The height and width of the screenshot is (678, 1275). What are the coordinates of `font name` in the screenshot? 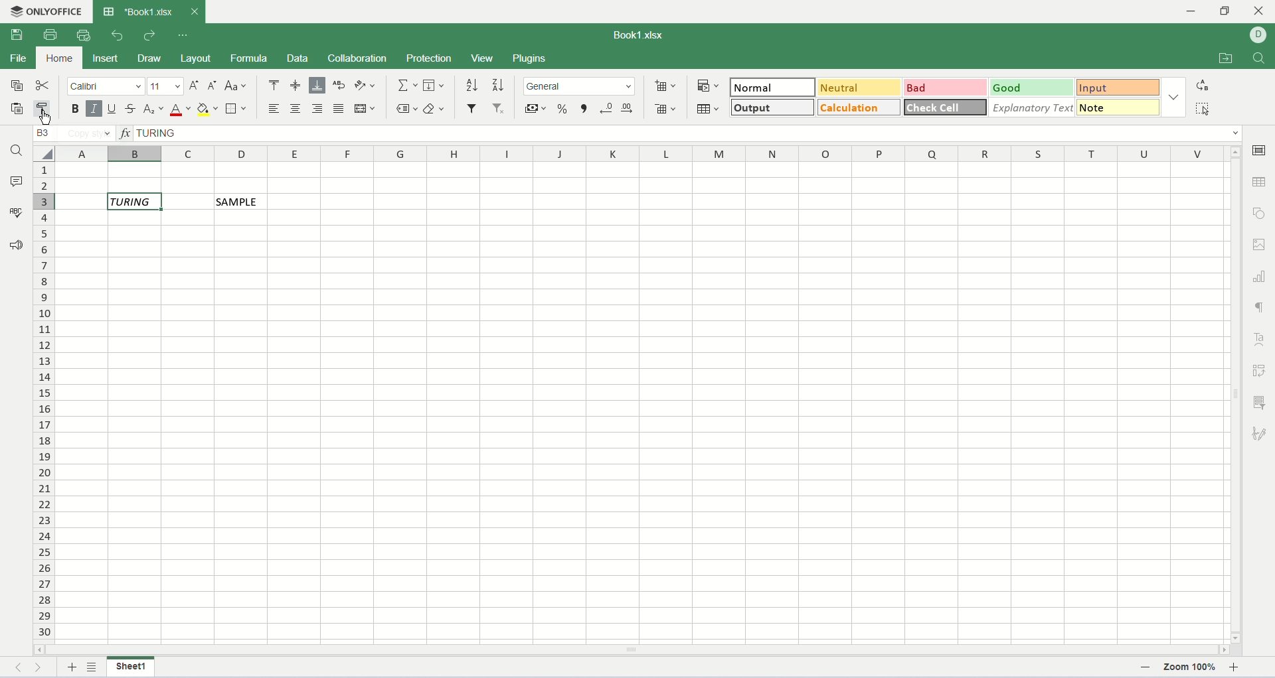 It's located at (106, 86).